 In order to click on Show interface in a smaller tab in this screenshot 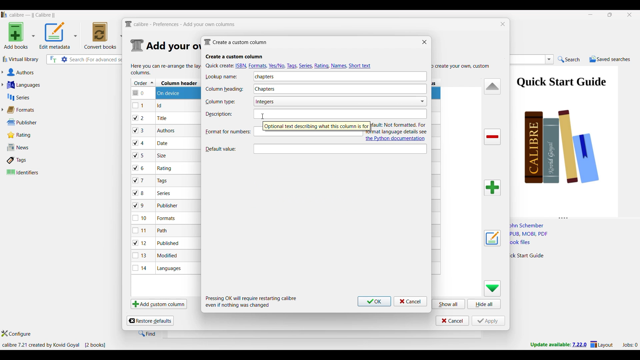, I will do `click(610, 15)`.